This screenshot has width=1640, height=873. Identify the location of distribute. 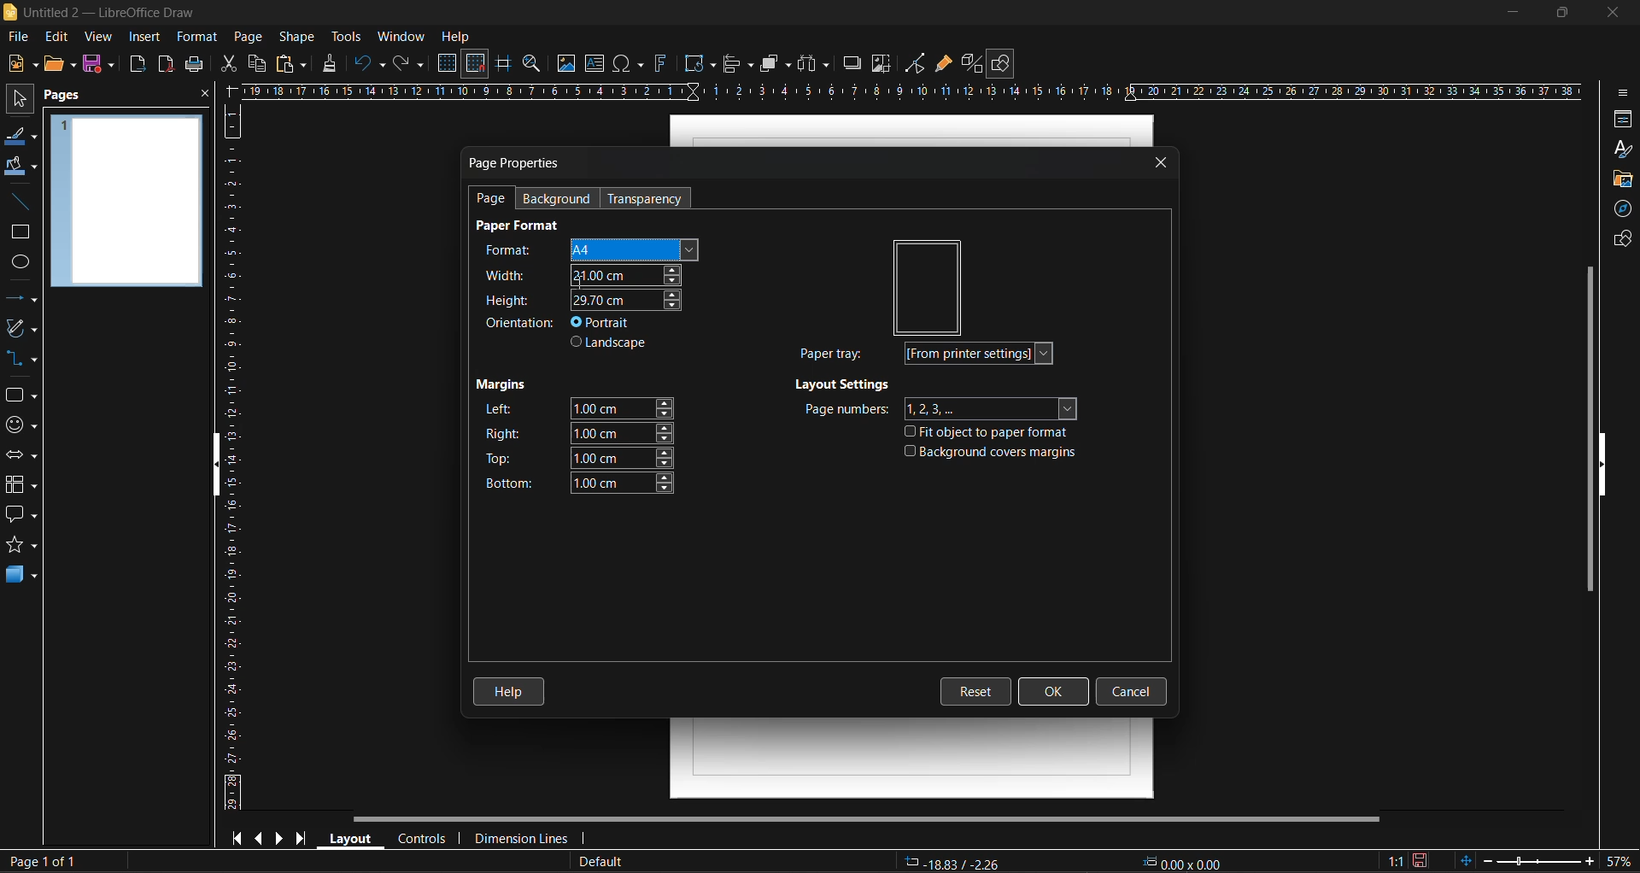
(817, 64).